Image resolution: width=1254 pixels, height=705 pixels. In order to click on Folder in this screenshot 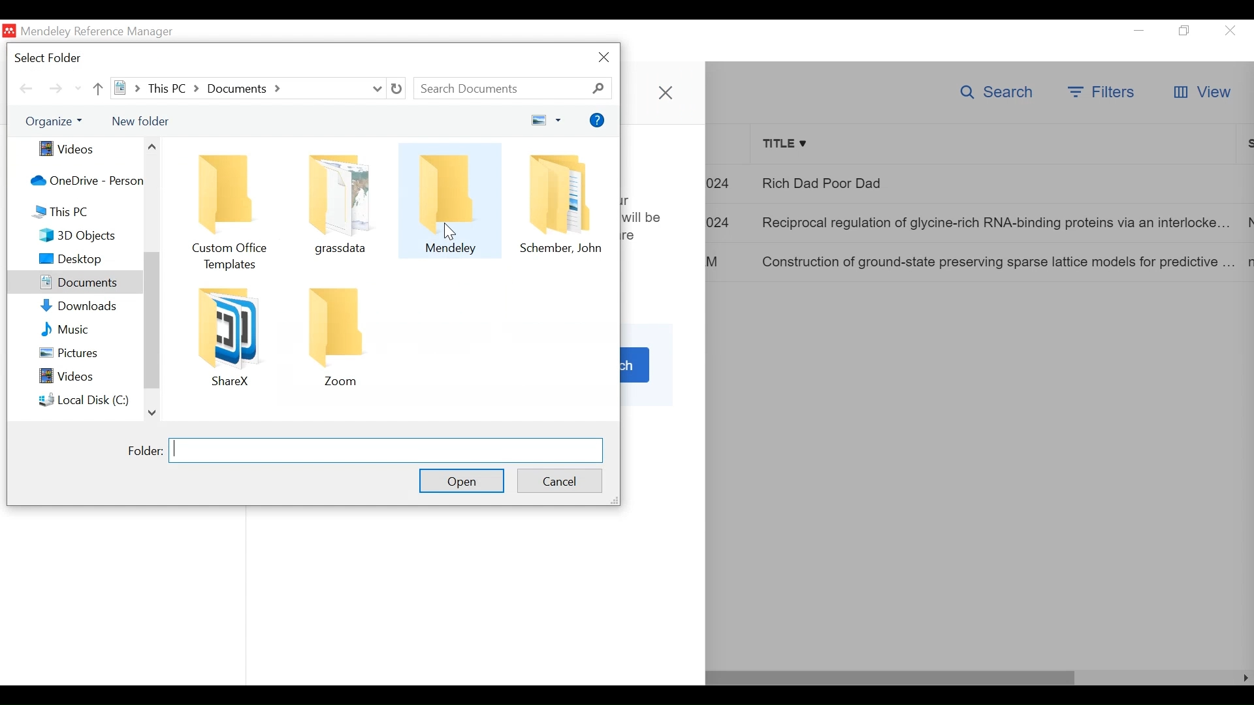, I will do `click(336, 335)`.